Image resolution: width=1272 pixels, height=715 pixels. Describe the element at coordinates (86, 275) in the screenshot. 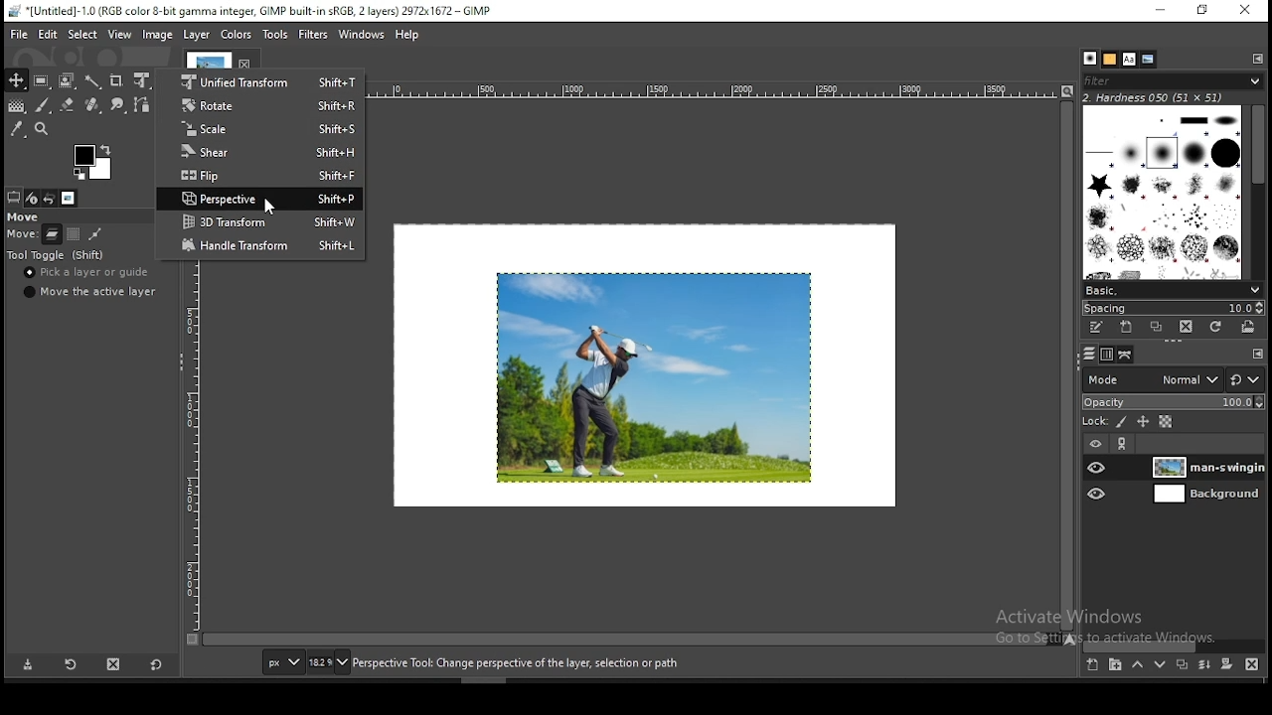

I see `pick a layer or guide` at that location.